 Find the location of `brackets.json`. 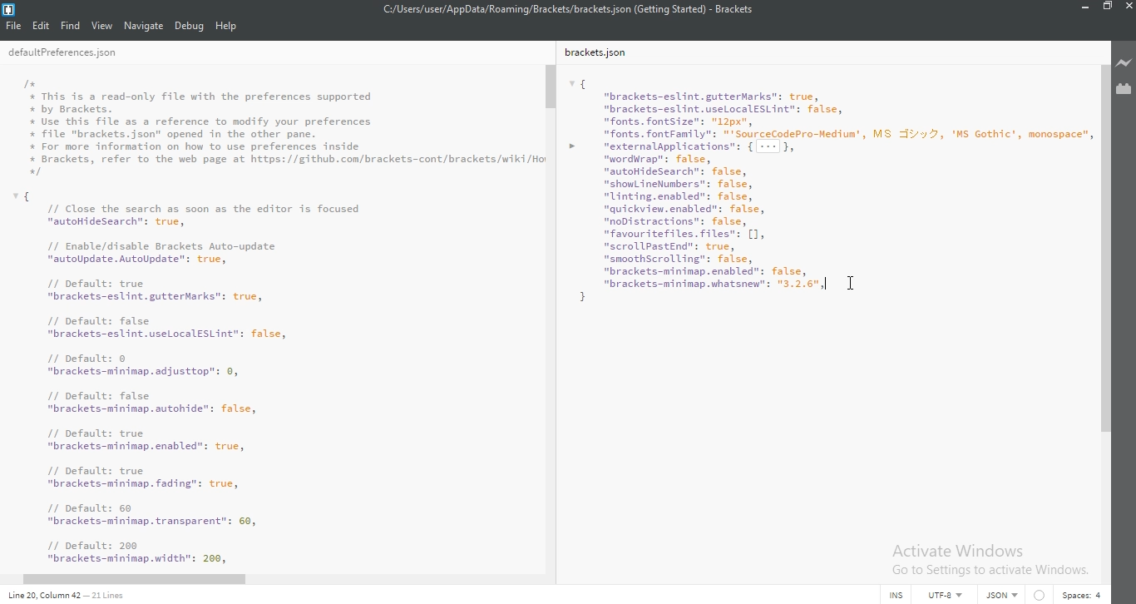

brackets.json is located at coordinates (600, 53).